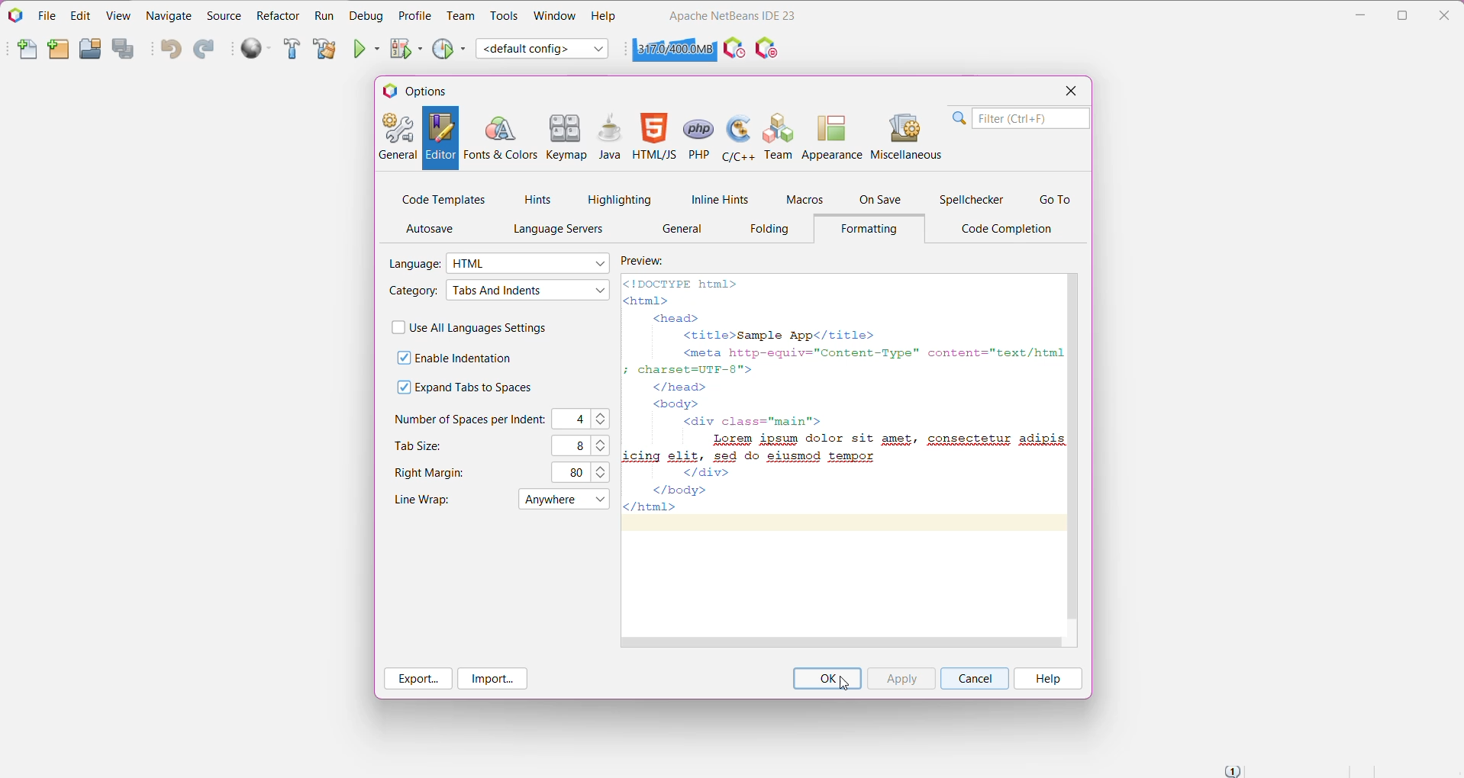 This screenshot has width=1464, height=778. I want to click on Miscellaneous, so click(905, 135).